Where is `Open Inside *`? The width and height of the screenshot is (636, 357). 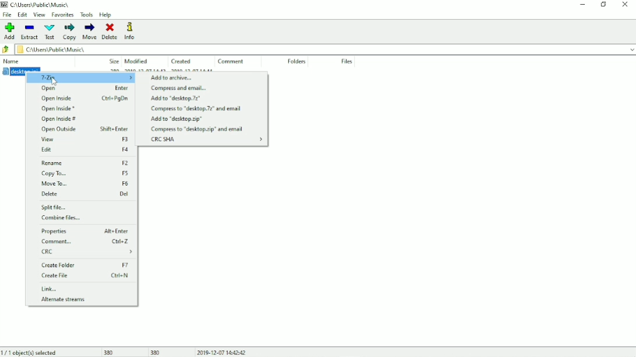 Open Inside * is located at coordinates (58, 108).